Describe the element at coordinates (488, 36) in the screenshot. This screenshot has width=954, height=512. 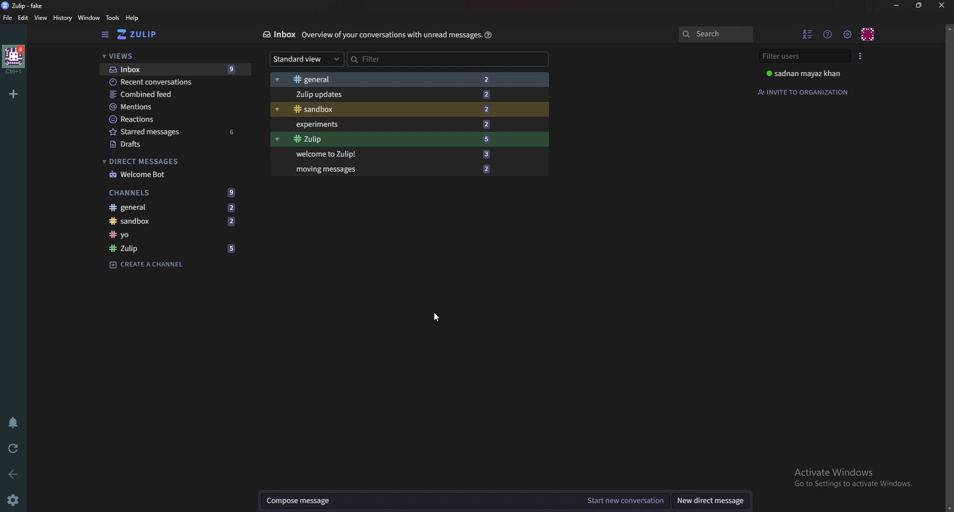
I see `help` at that location.